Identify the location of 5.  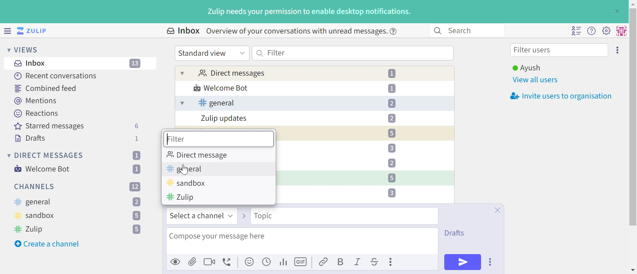
(136, 216).